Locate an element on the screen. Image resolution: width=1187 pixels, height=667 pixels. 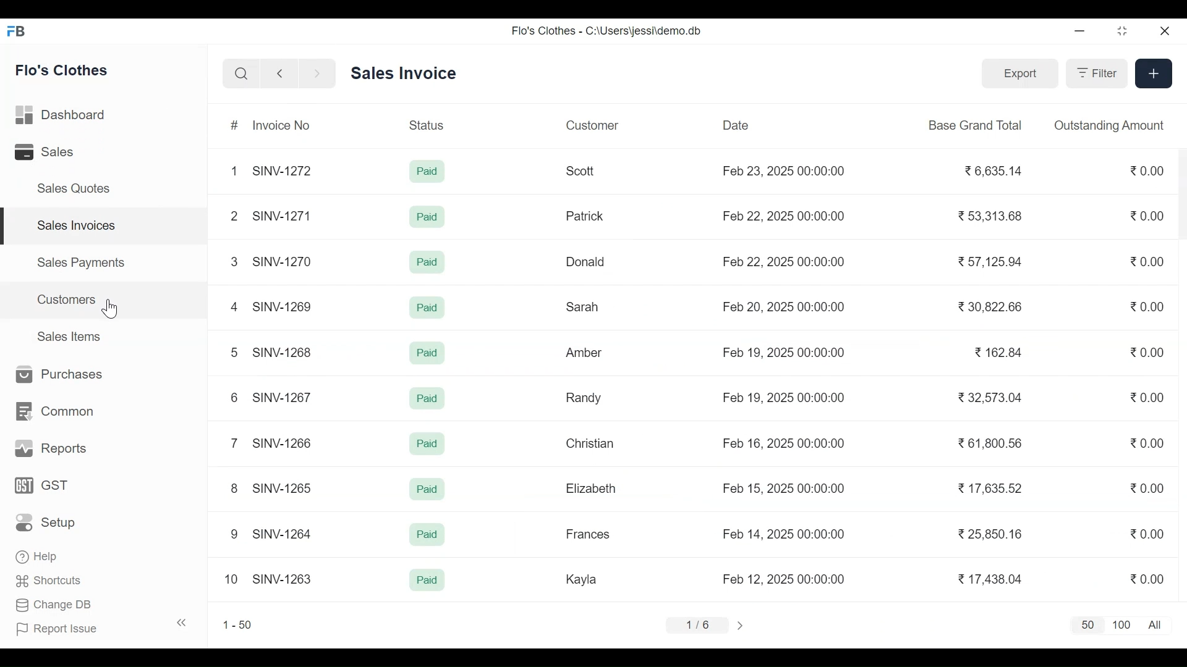
17.635.52 is located at coordinates (991, 487).